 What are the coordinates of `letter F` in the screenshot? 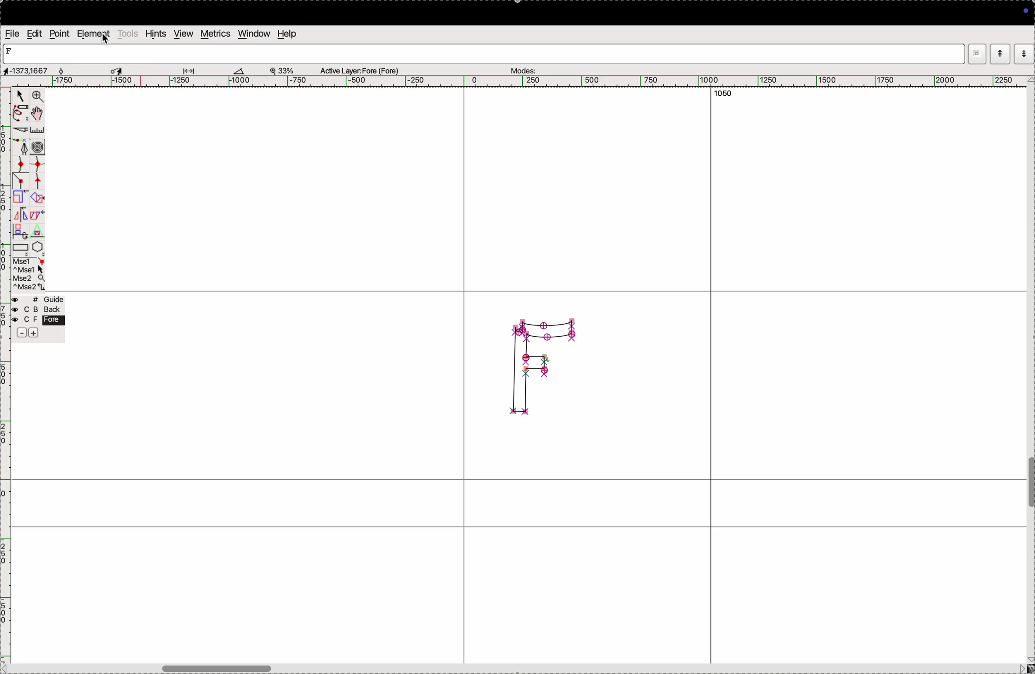 It's located at (9, 50).